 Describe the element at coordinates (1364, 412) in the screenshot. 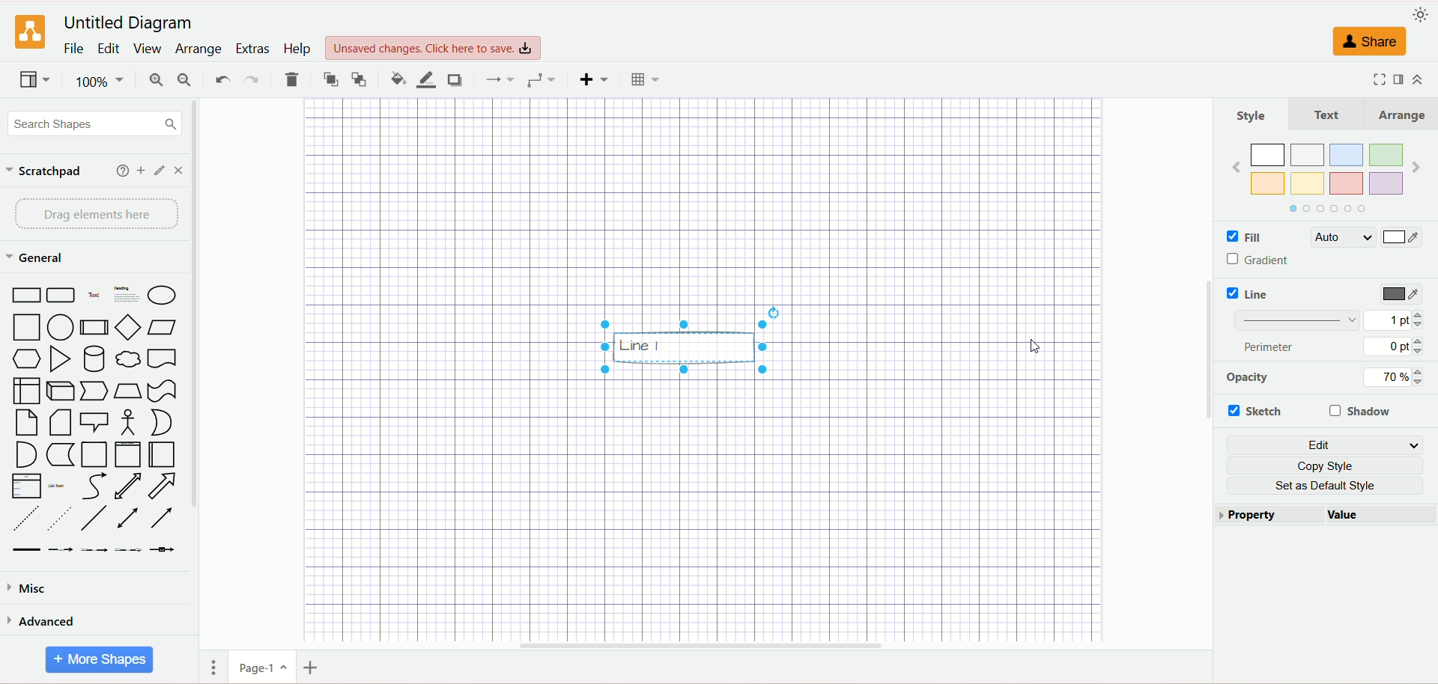

I see `shadow` at that location.